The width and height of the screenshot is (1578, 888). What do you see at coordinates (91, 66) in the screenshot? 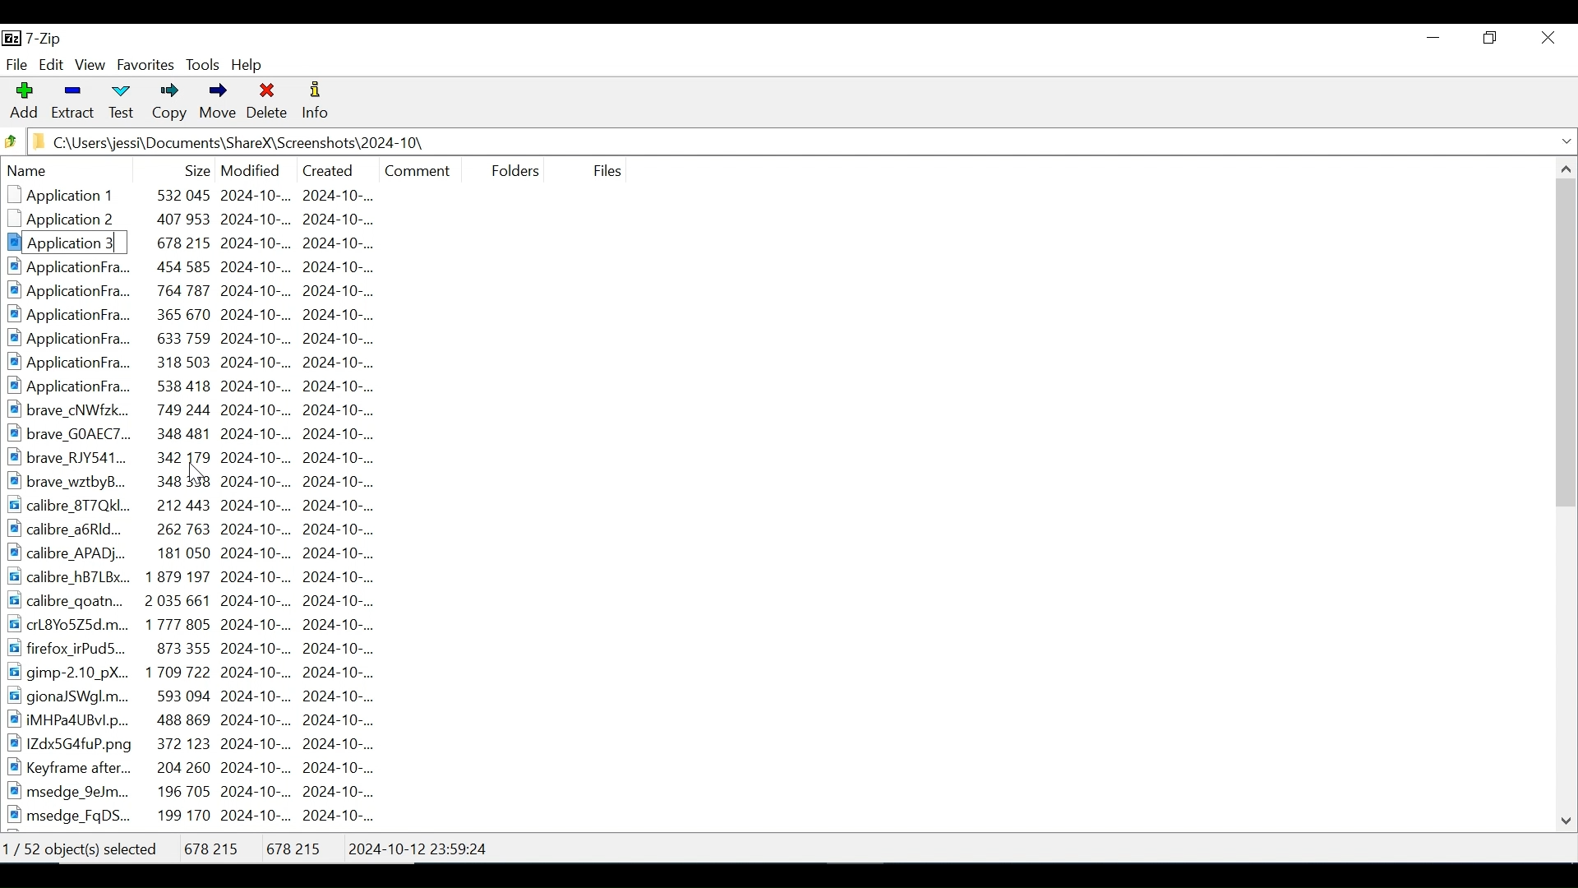
I see `View` at bounding box center [91, 66].